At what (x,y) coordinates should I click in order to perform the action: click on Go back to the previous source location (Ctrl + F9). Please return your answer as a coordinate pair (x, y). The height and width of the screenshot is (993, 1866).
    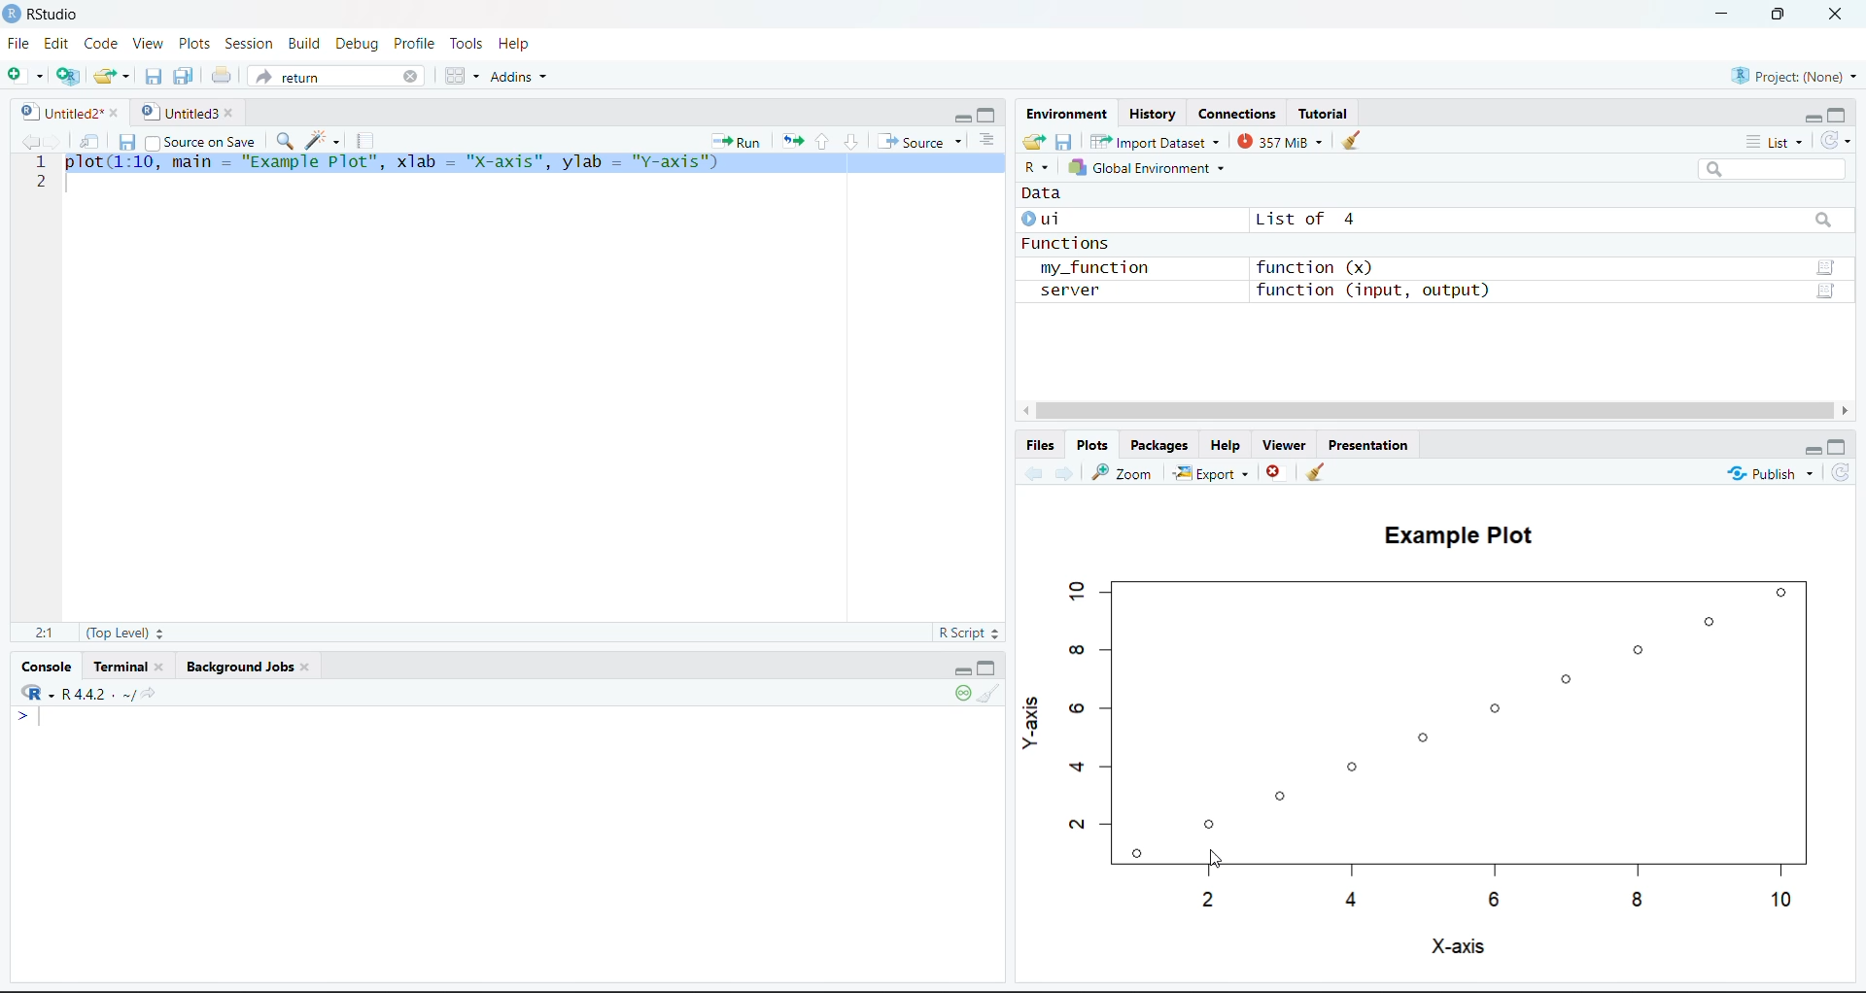
    Looking at the image, I should click on (1032, 472).